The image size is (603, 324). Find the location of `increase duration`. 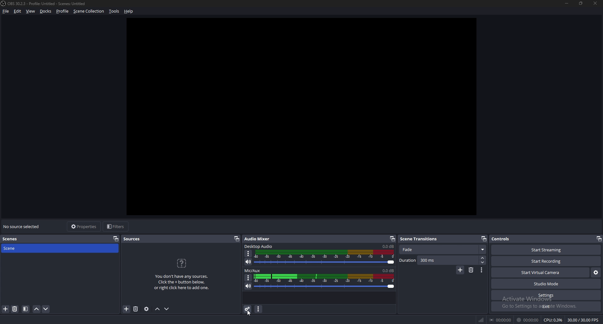

increase duration is located at coordinates (483, 258).